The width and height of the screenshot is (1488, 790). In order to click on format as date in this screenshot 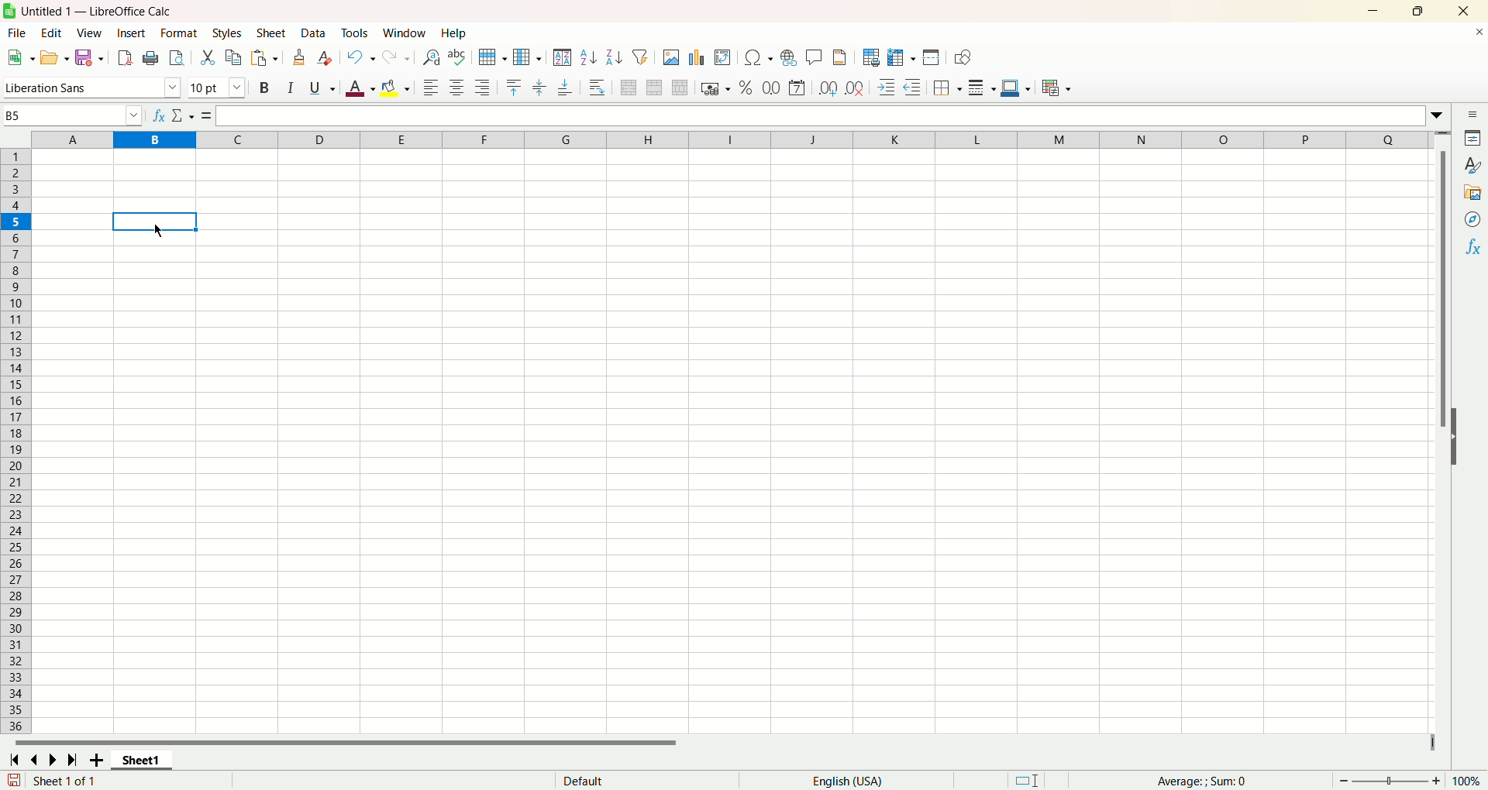, I will do `click(797, 88)`.